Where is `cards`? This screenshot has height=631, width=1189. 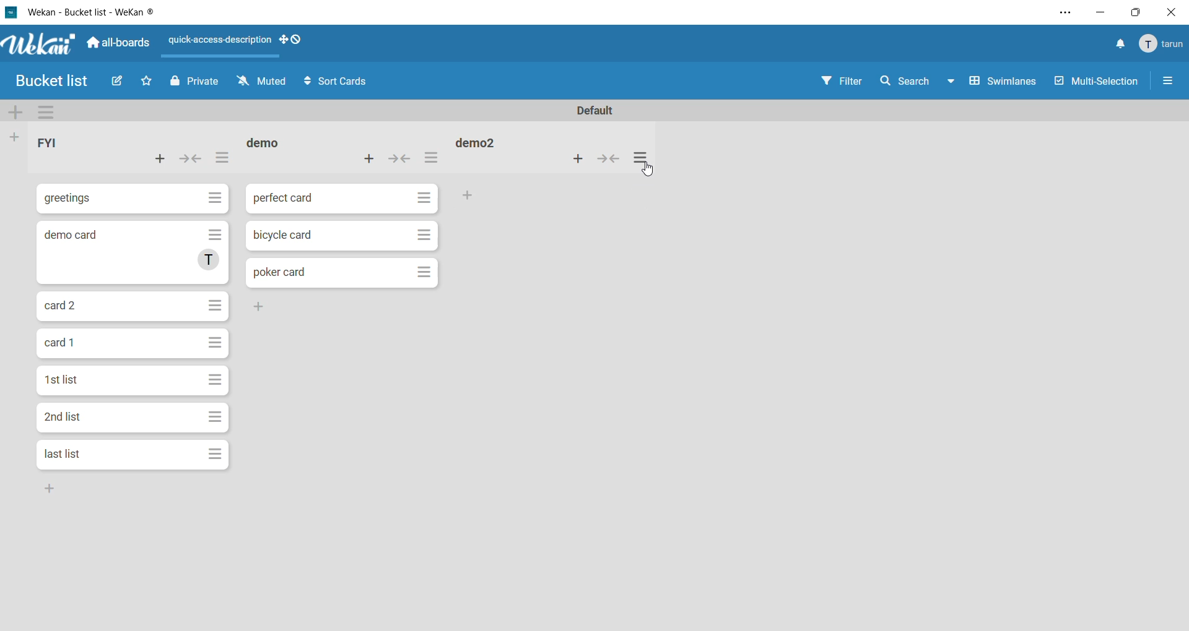
cards is located at coordinates (342, 199).